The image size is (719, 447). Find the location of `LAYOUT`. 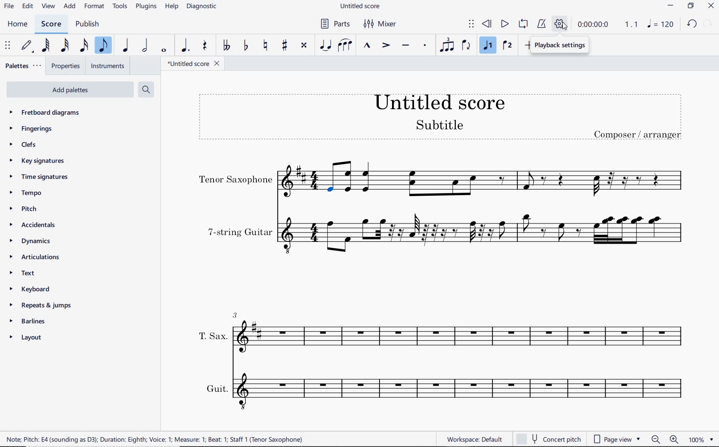

LAYOUT is located at coordinates (25, 338).